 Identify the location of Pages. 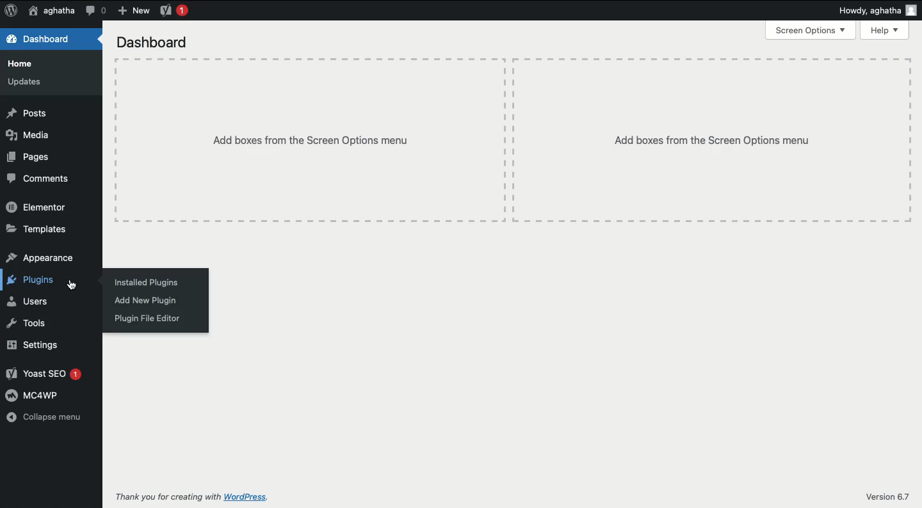
(28, 156).